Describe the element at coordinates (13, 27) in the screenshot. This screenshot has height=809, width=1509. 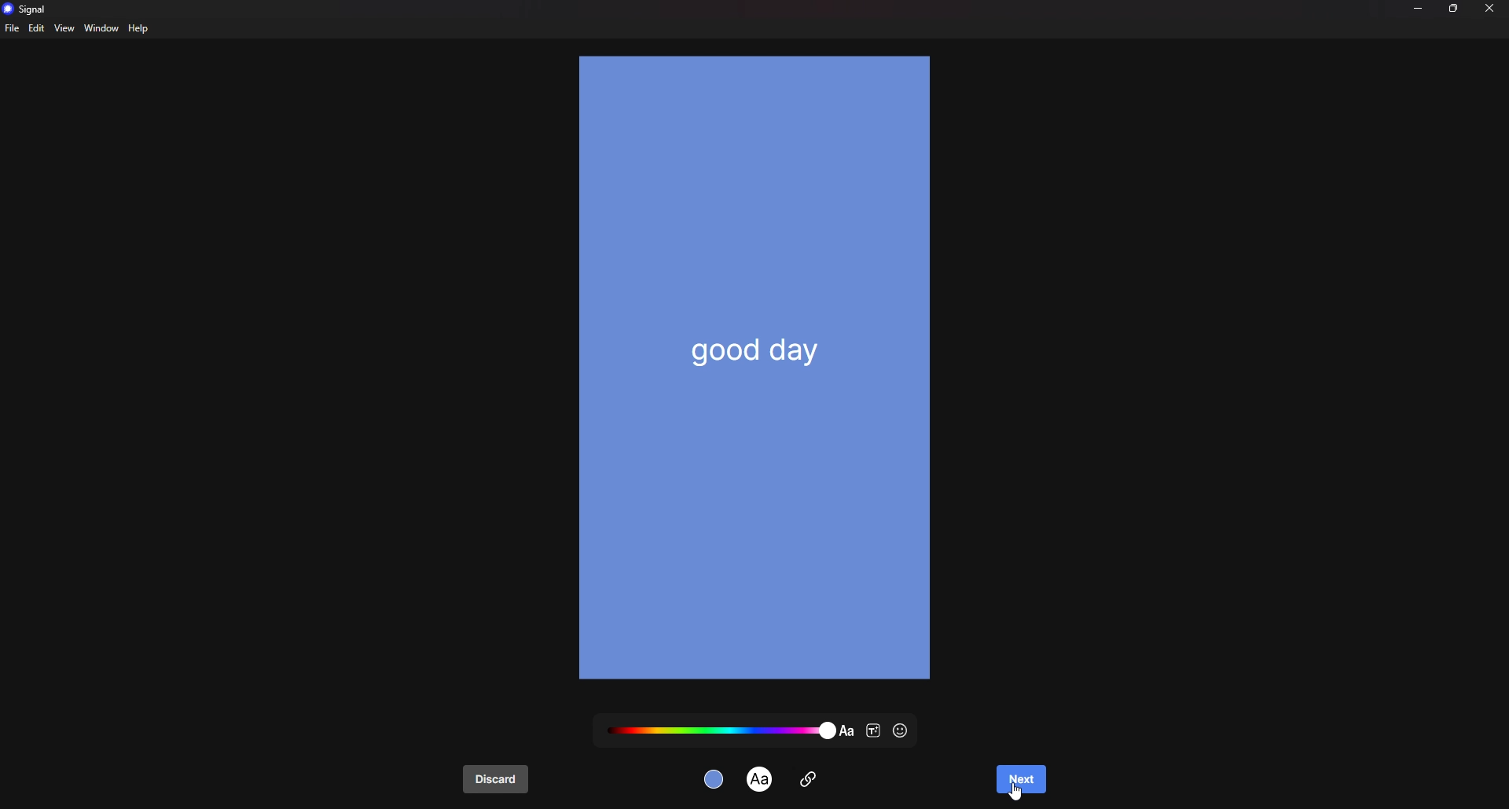
I see `file` at that location.